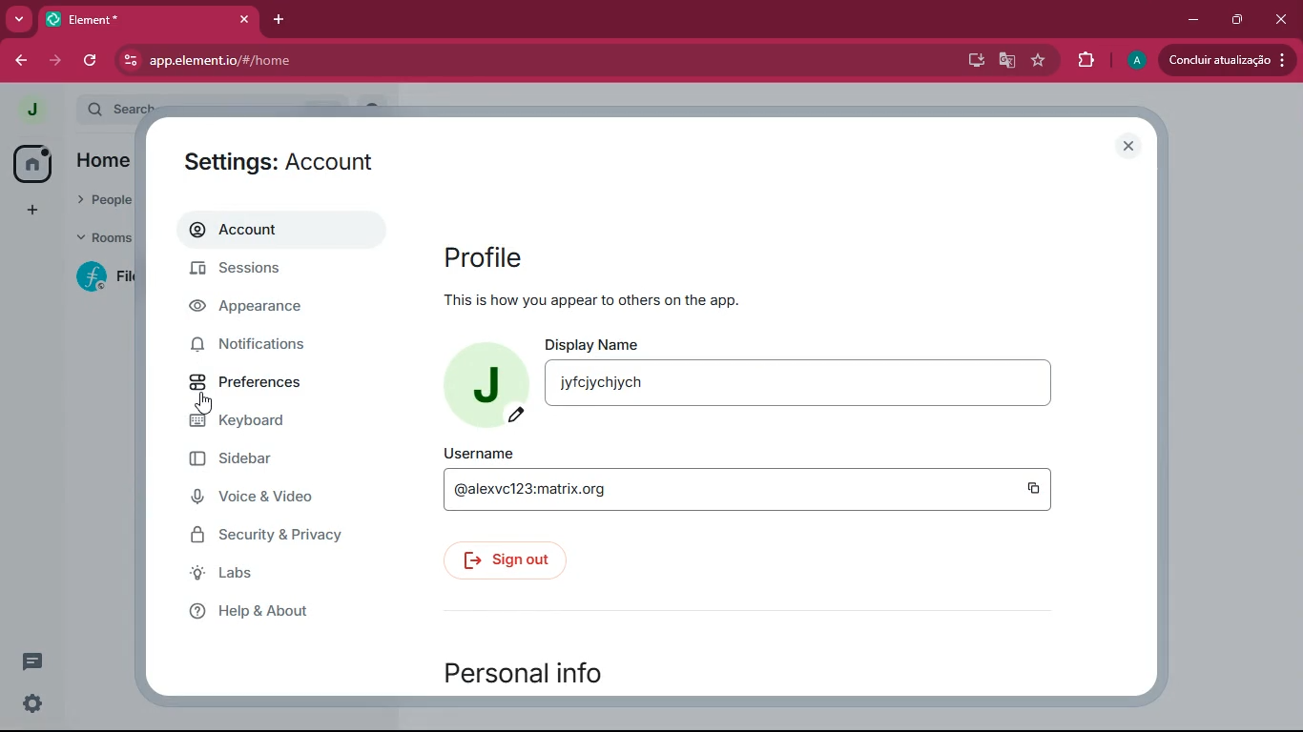 The image size is (1303, 732). Describe the element at coordinates (281, 19) in the screenshot. I see `add tab` at that location.